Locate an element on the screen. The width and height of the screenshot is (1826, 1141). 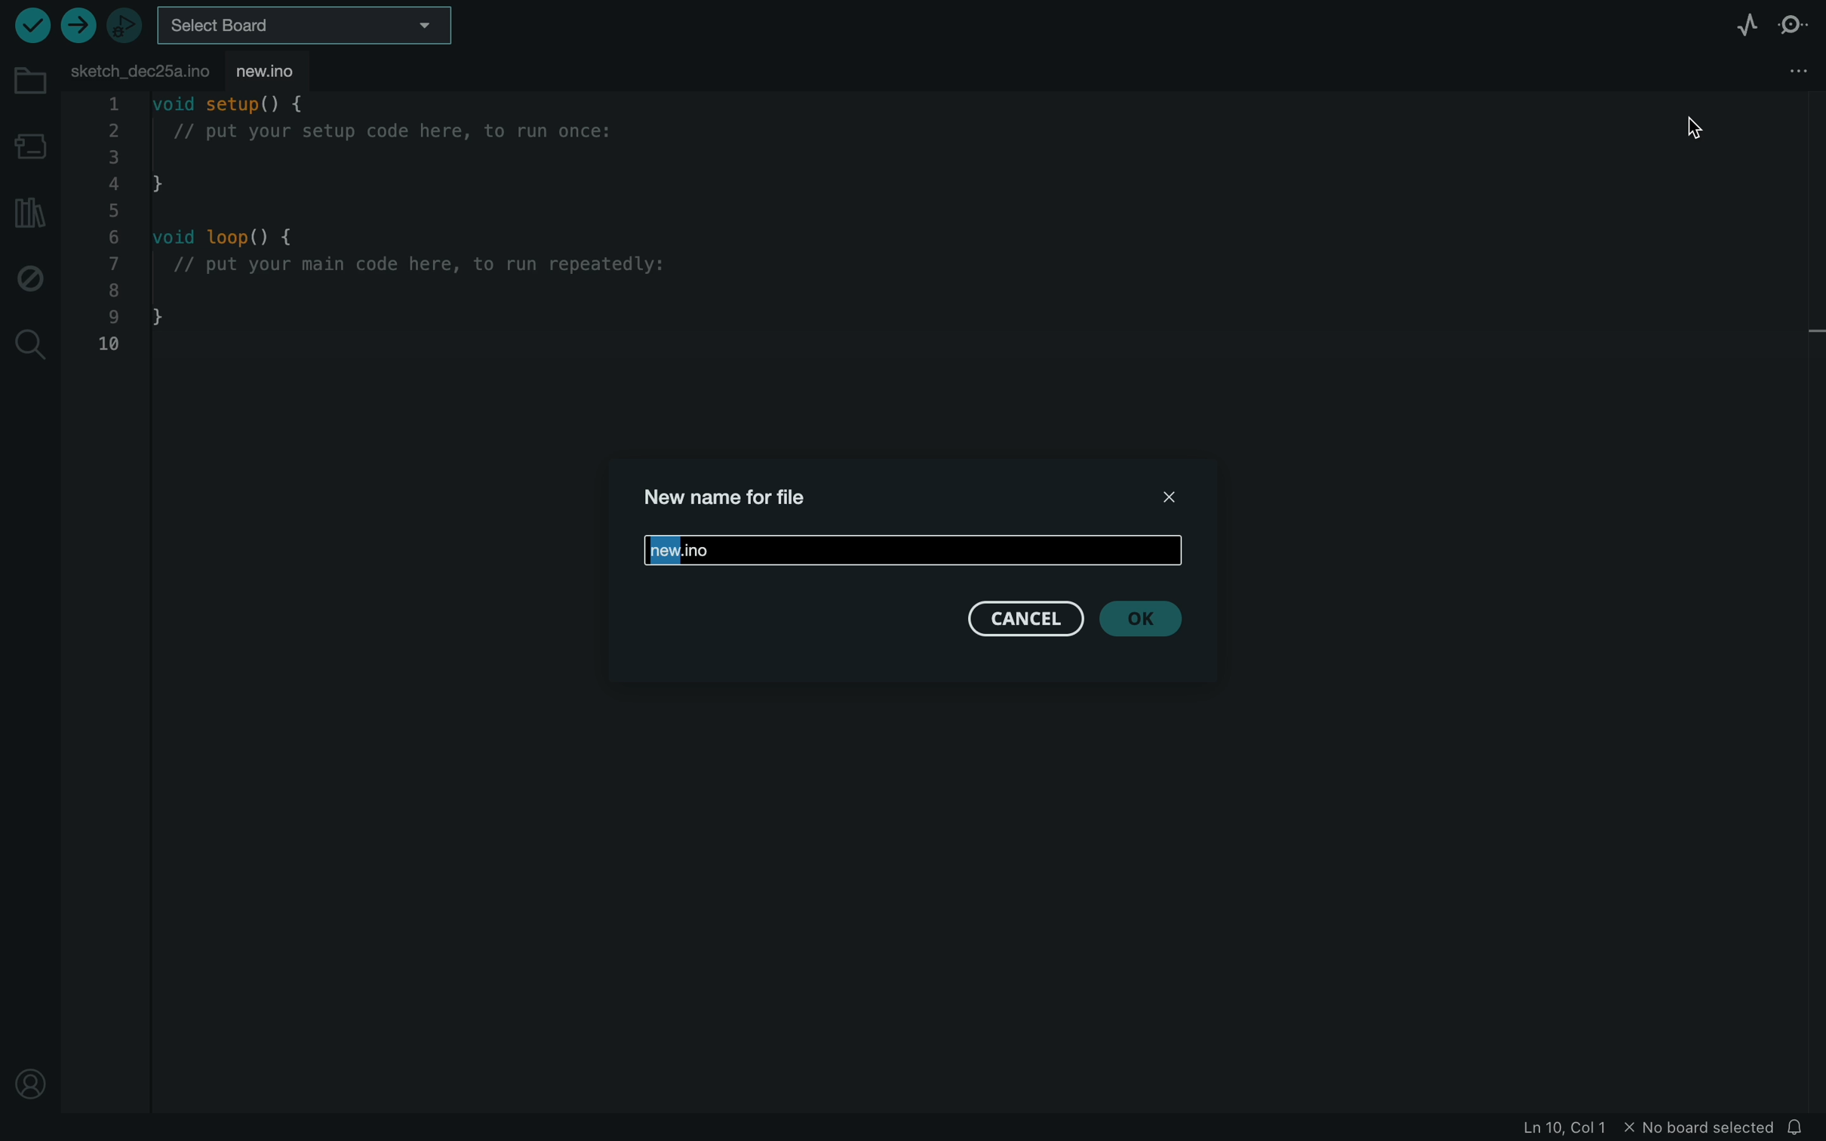
notification is located at coordinates (1801, 1127).